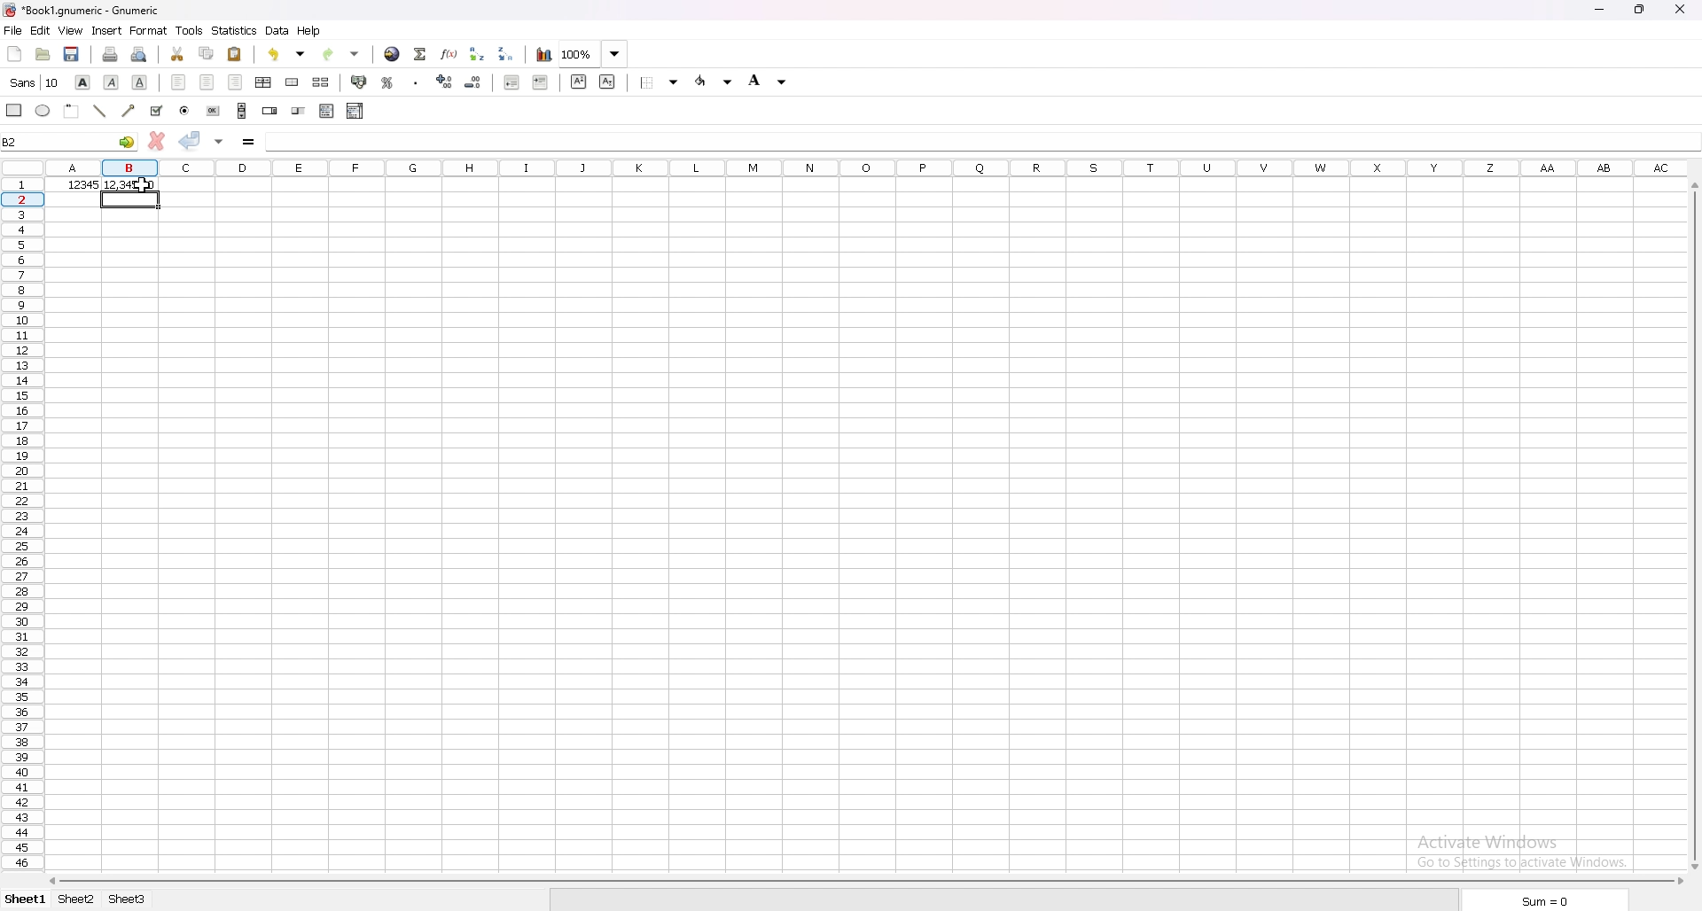 Image resolution: width=1702 pixels, height=911 pixels. I want to click on radio button, so click(184, 111).